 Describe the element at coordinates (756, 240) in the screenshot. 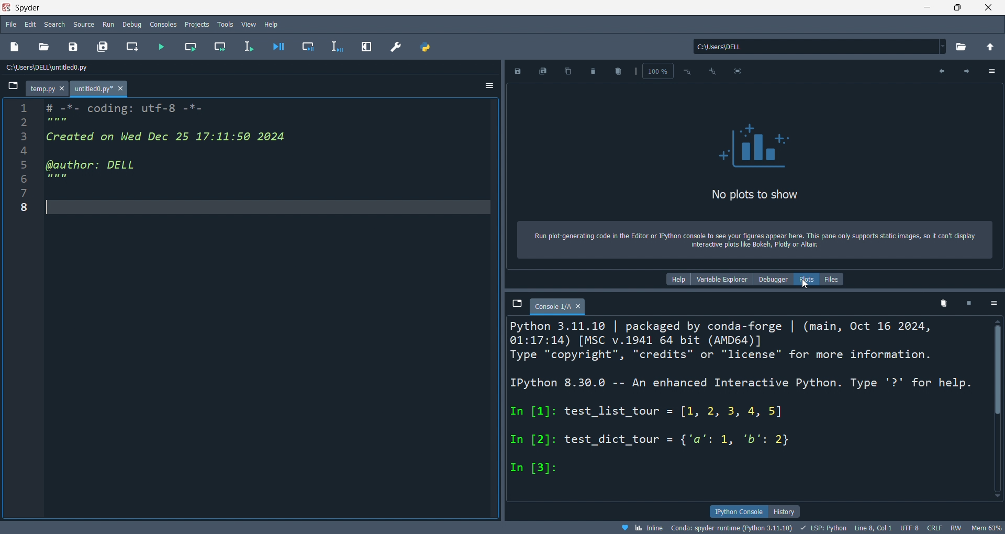

I see `plot pane info` at that location.